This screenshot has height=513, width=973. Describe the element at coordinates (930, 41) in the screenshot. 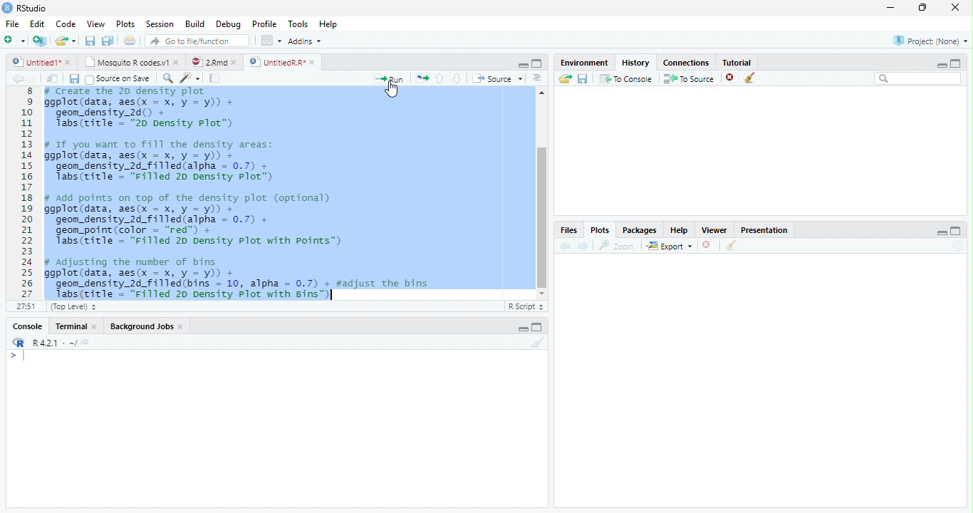

I see `Project: (None)` at that location.